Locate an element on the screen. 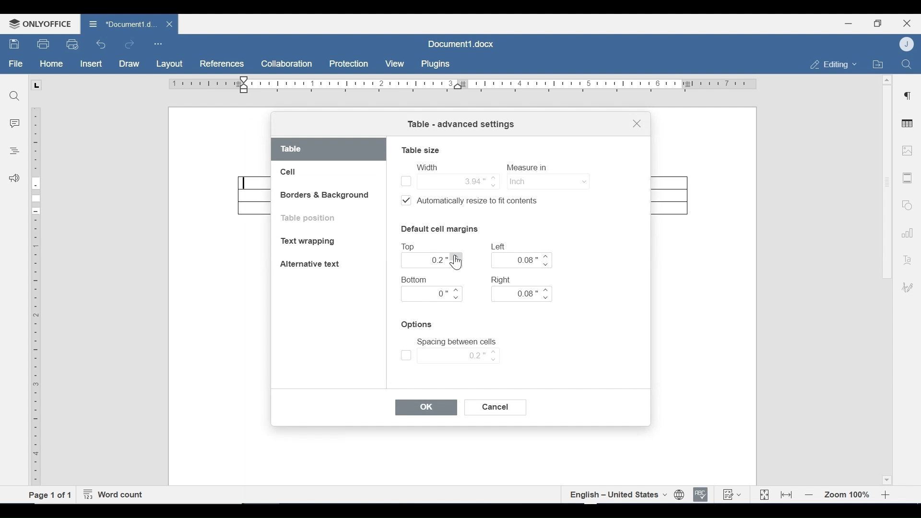 The height and width of the screenshot is (518, 921). Scroll bar is located at coordinates (886, 182).